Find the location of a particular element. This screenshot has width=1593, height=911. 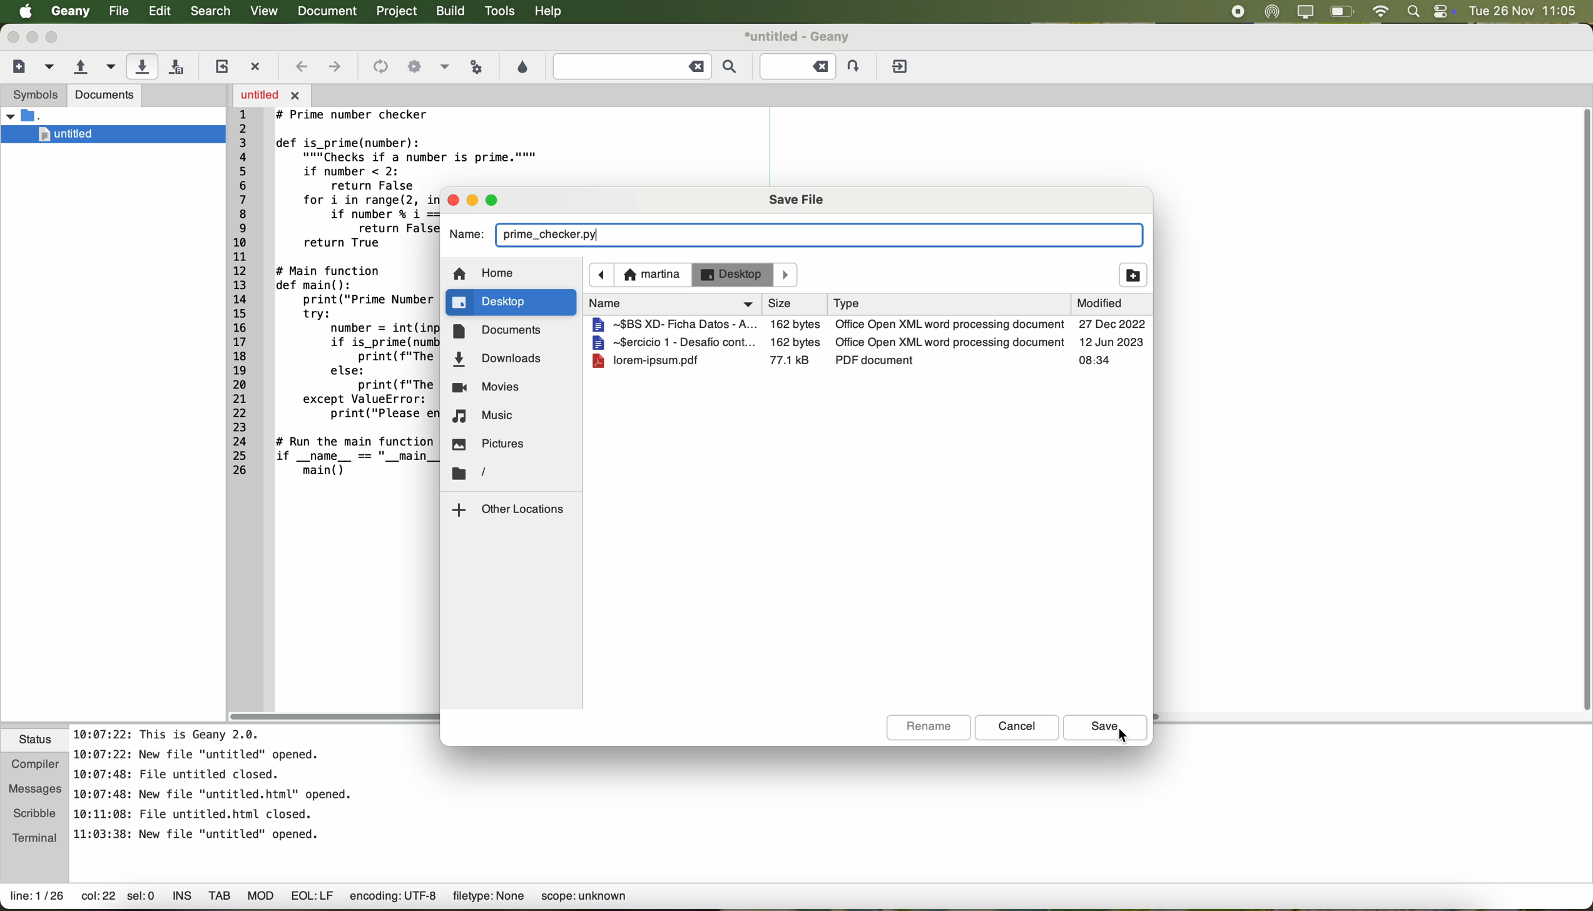

Jump to the entered line number is located at coordinates (812, 65).